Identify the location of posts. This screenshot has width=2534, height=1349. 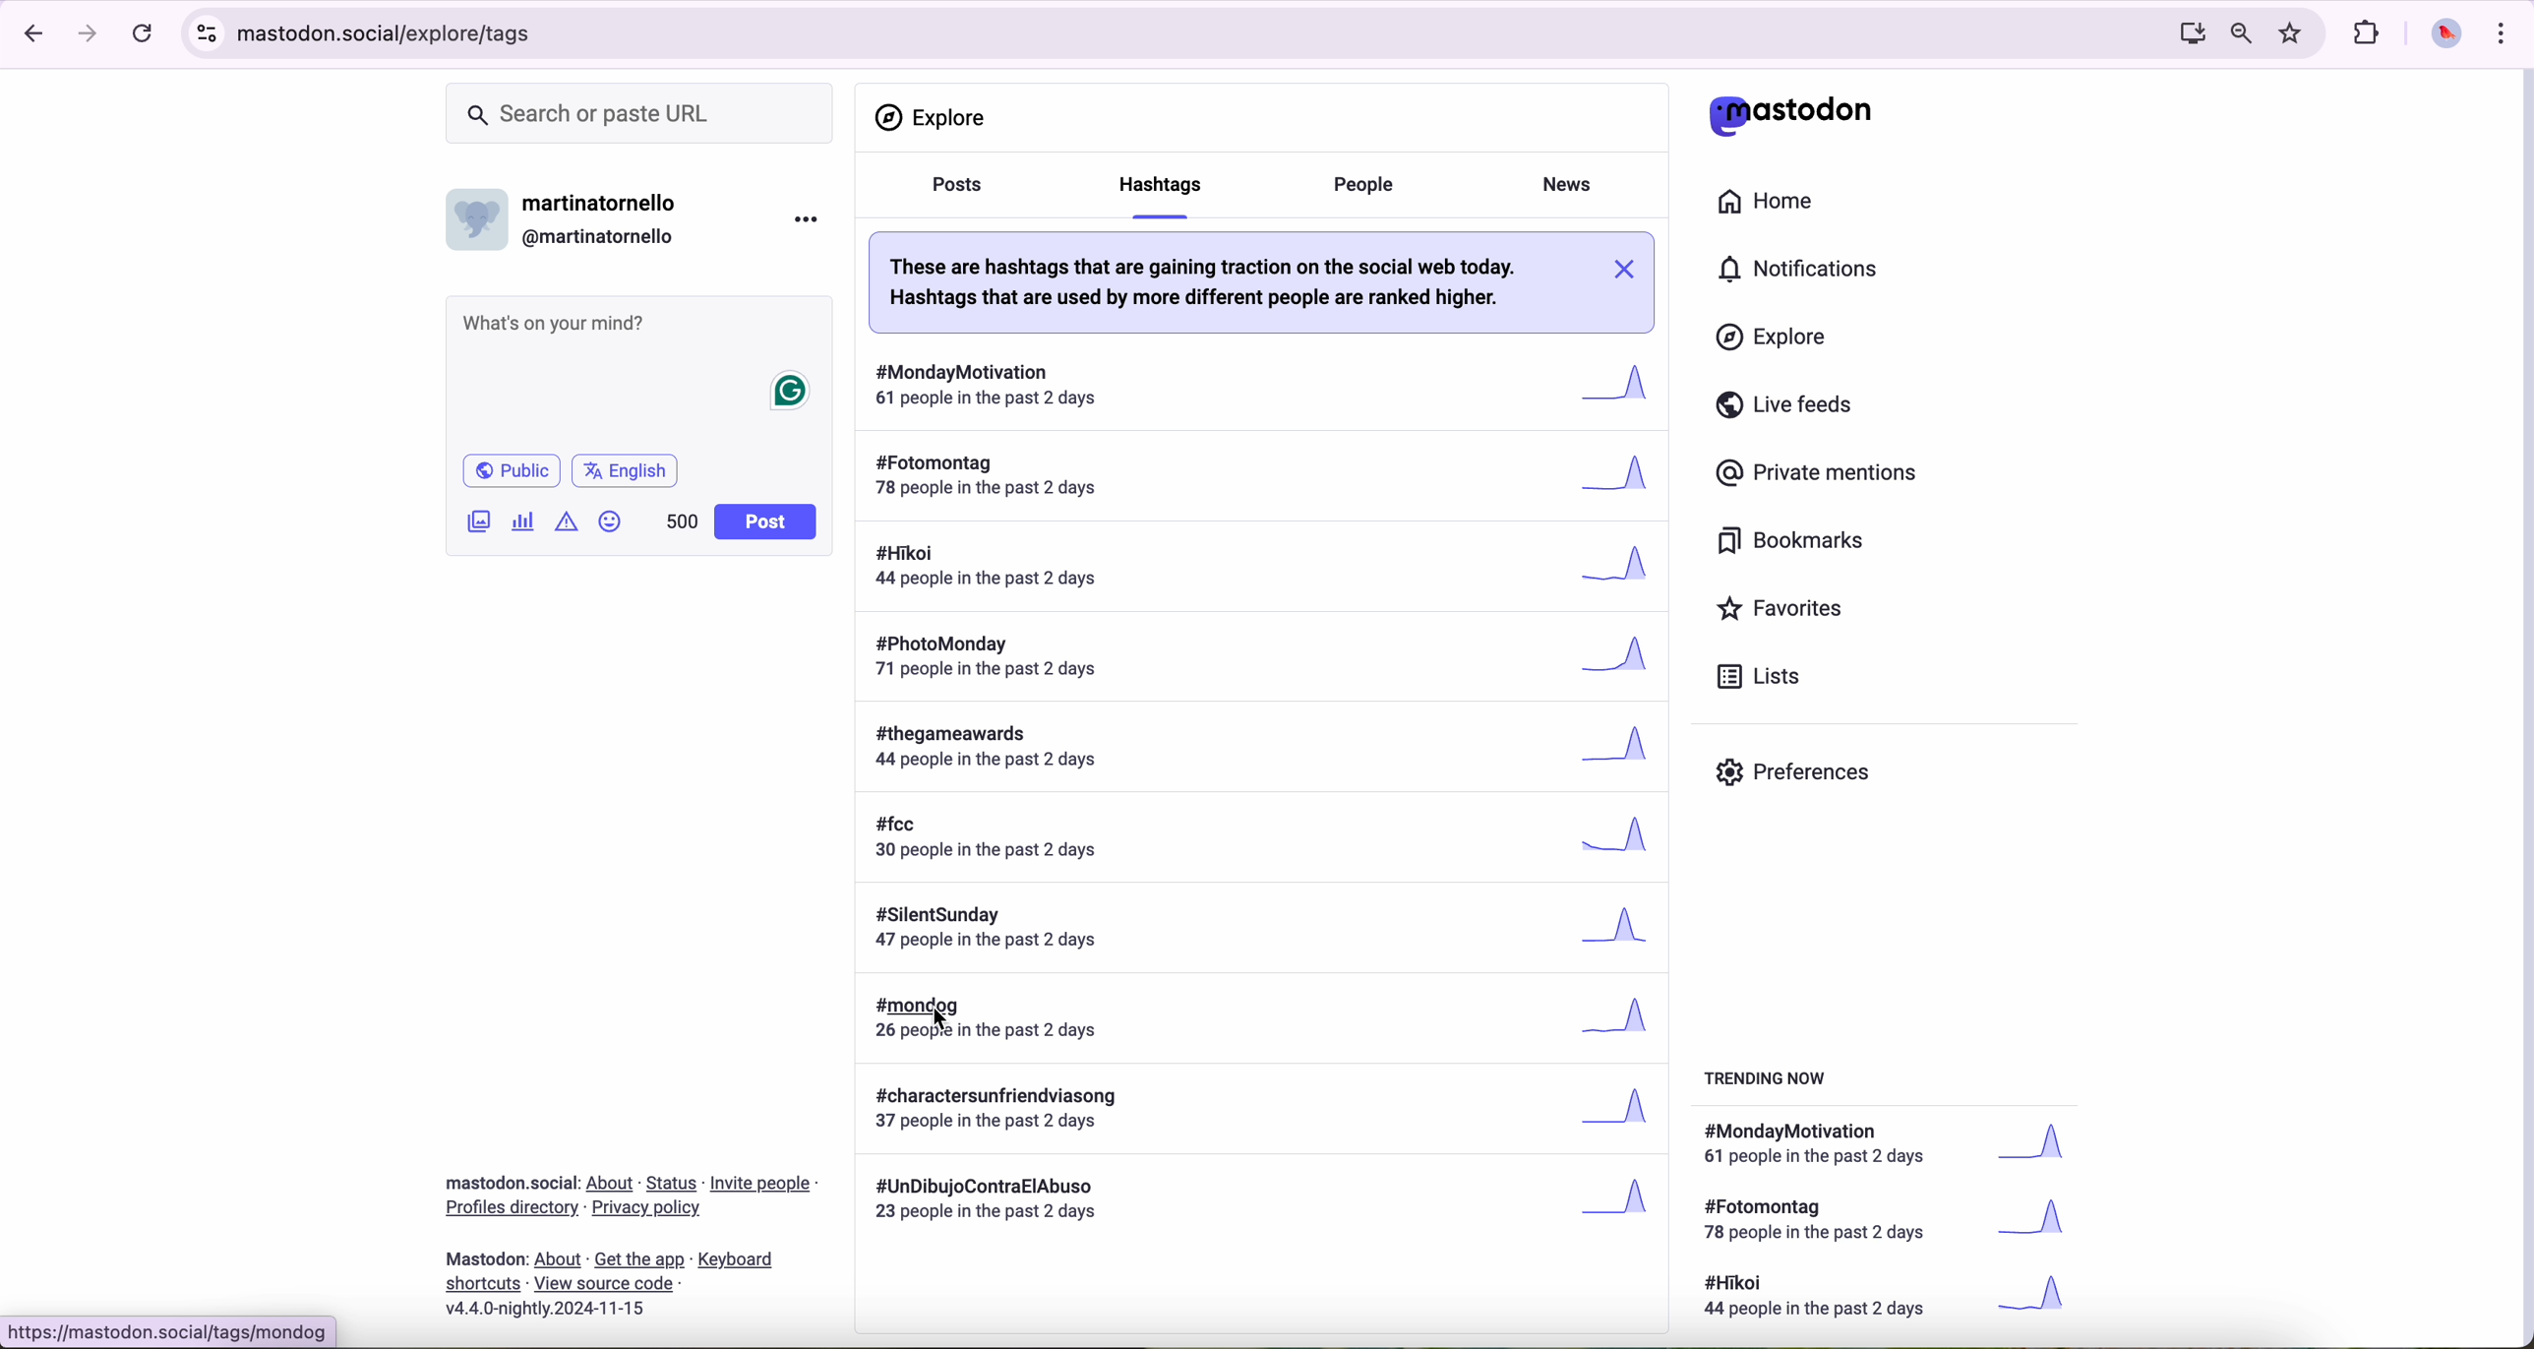
(956, 196).